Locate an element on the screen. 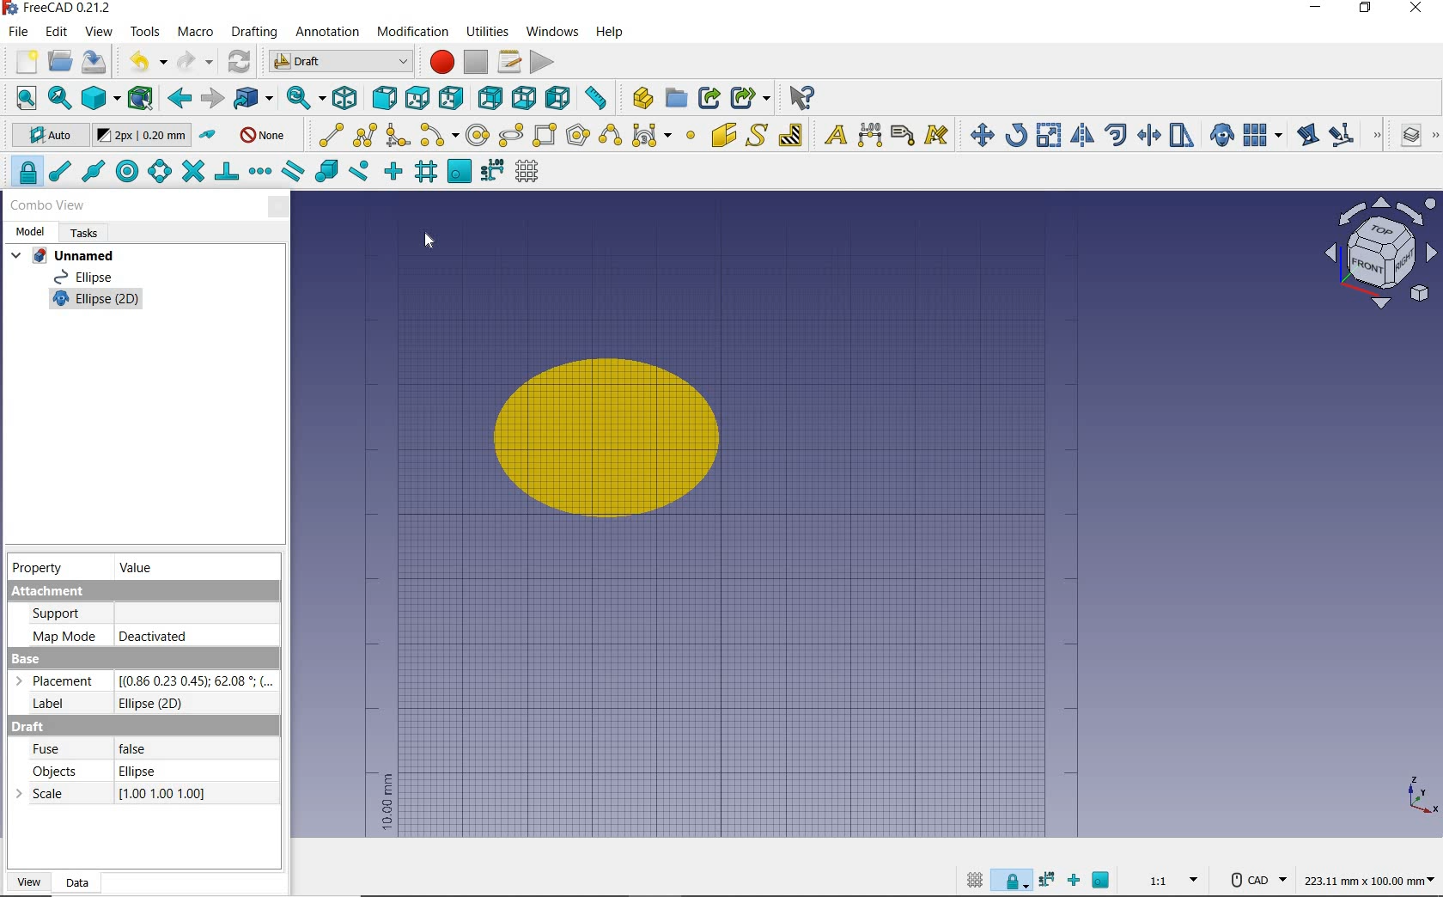  fit selection is located at coordinates (58, 98).